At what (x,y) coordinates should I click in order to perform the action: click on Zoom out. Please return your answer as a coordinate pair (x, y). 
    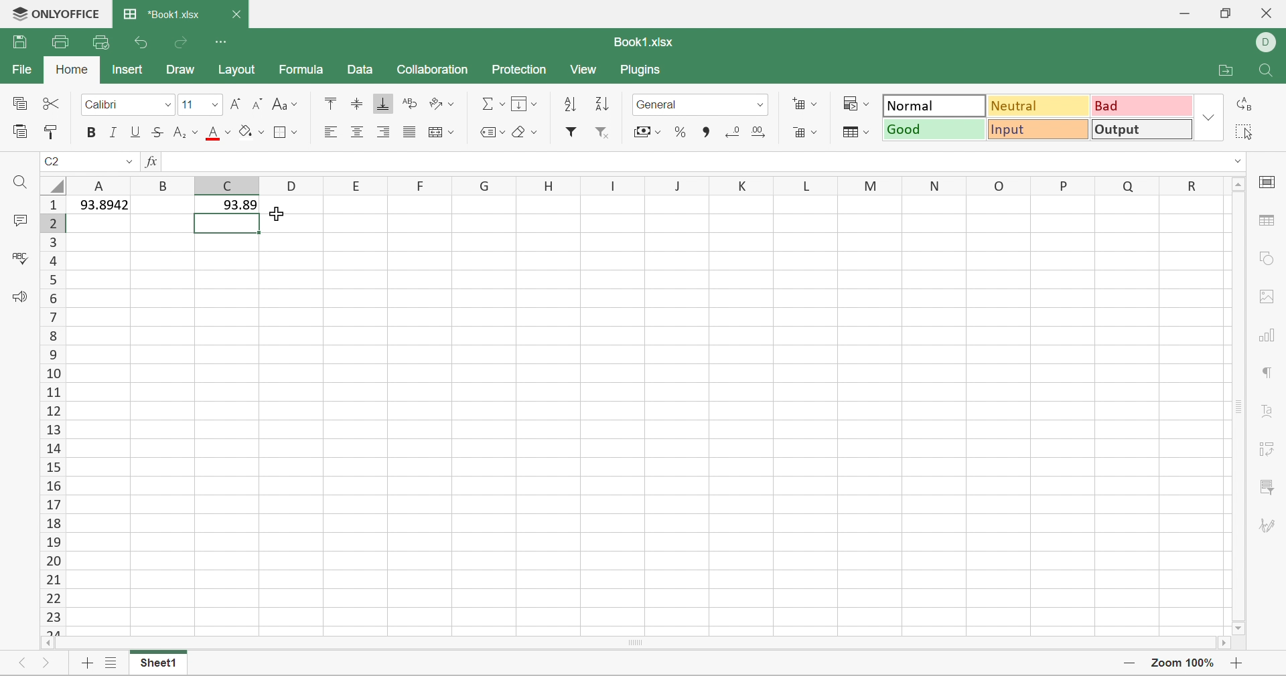
    Looking at the image, I should click on (1125, 661).